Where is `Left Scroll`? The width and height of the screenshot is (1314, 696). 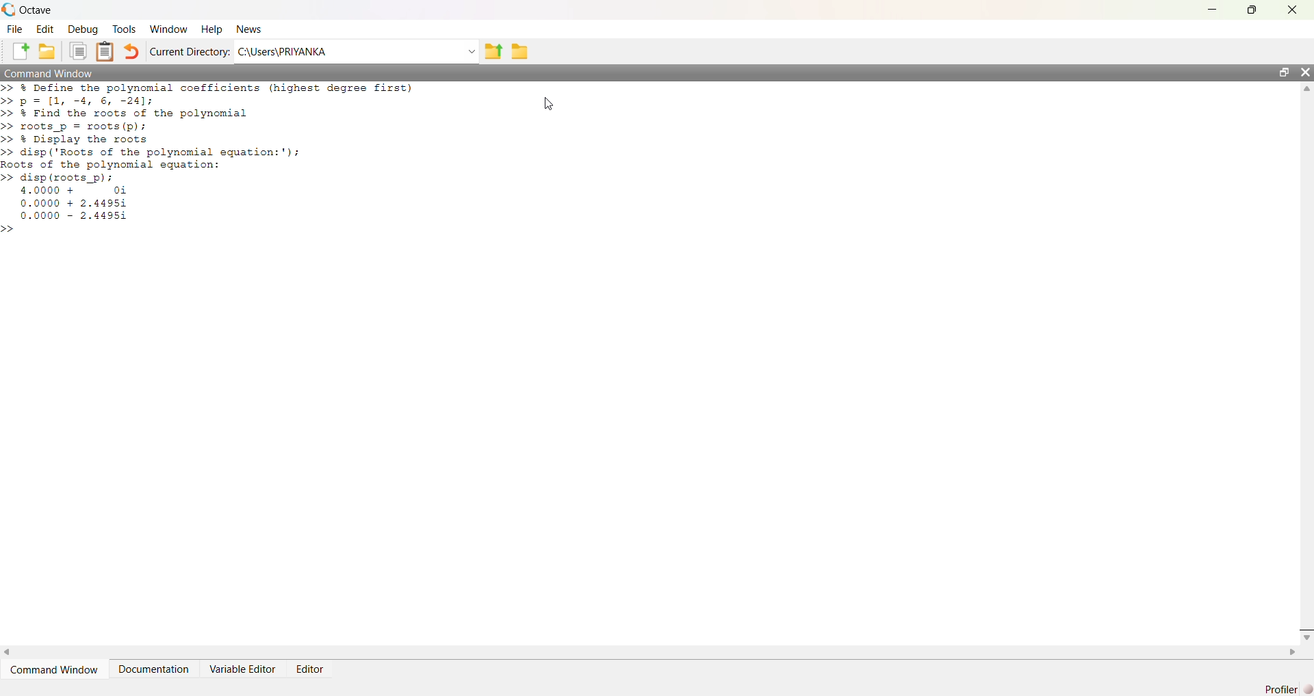 Left Scroll is located at coordinates (8, 651).